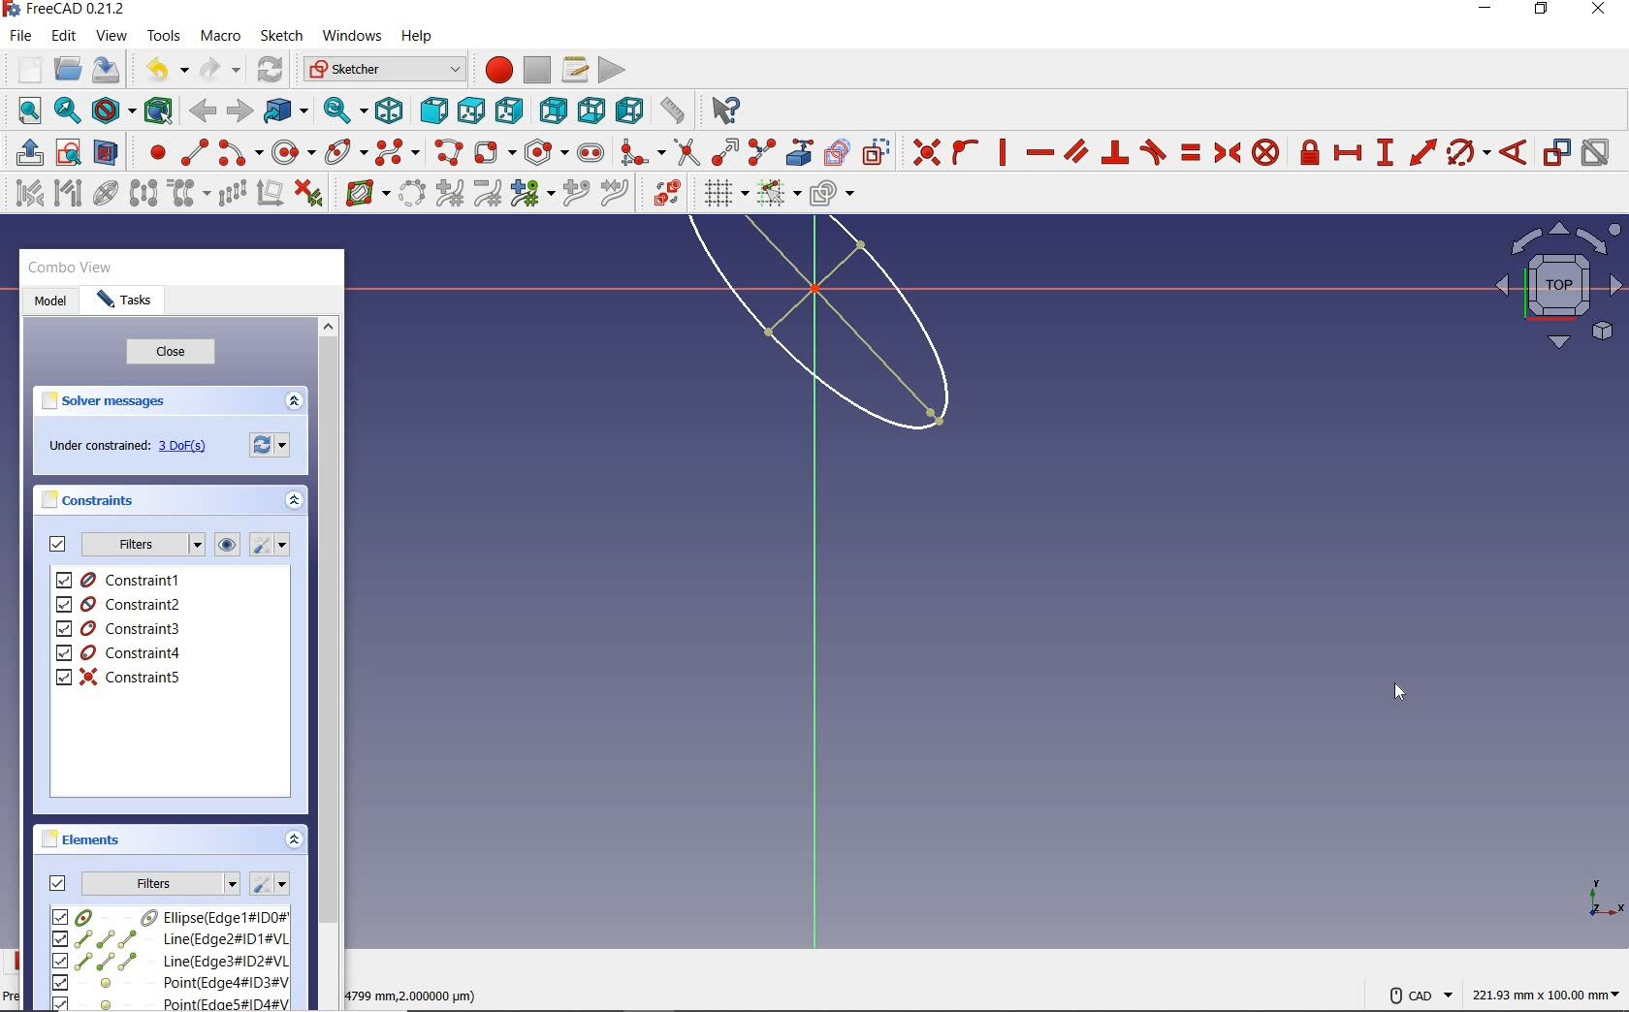 This screenshot has width=1629, height=1012. Describe the element at coordinates (1469, 151) in the screenshot. I see `constrain ar/circle` at that location.